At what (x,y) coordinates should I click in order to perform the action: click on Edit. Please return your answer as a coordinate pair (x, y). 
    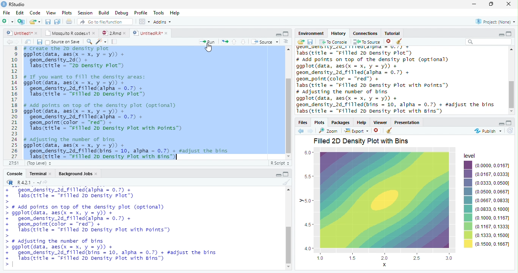
    Looking at the image, I should click on (20, 13).